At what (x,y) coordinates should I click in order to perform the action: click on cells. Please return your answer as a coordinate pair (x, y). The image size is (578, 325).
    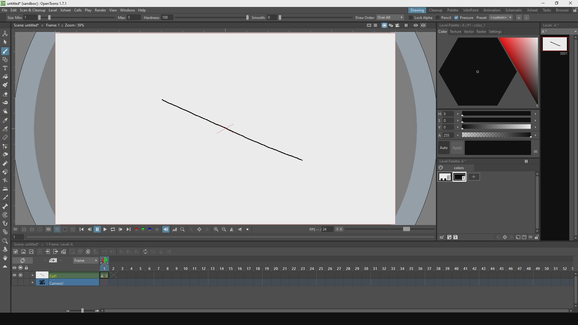
    Looking at the image, I should click on (78, 10).